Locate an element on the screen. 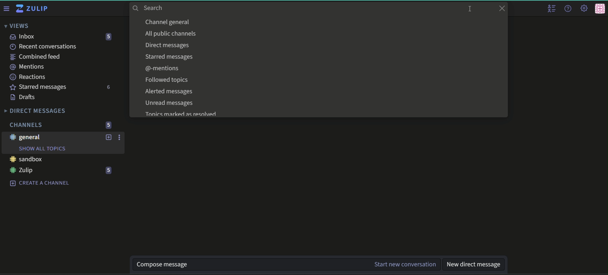 The height and width of the screenshot is (275, 608). Drafts is located at coordinates (24, 97).